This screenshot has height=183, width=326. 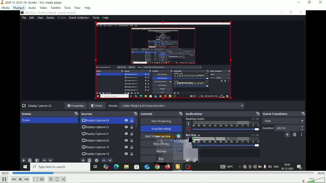 What do you see at coordinates (299, 2) in the screenshot?
I see `Minimize` at bounding box center [299, 2].